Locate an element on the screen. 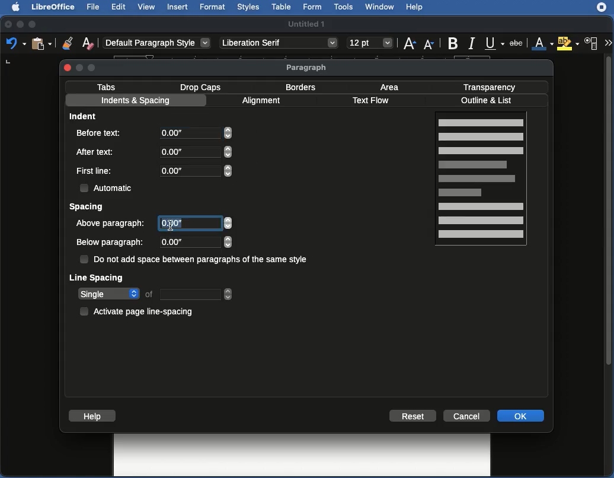 Image resolution: width=614 pixels, height=478 pixels. Automatic is located at coordinates (107, 187).